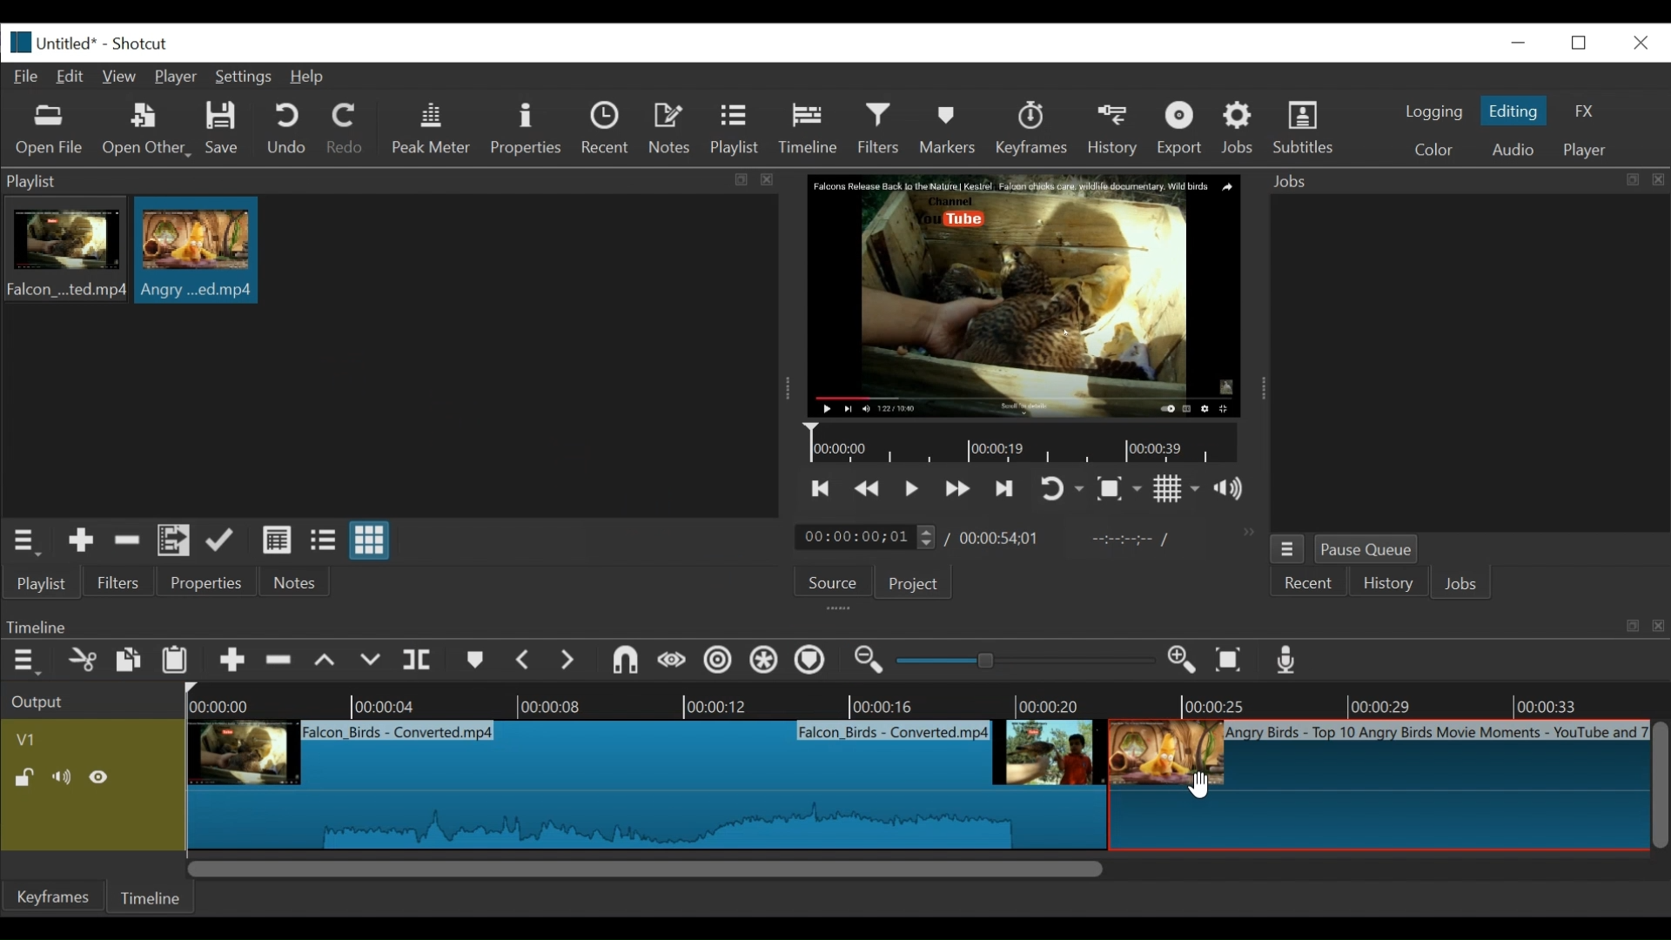 The height and width of the screenshot is (940, 1671). Describe the element at coordinates (28, 540) in the screenshot. I see `playlist menu` at that location.